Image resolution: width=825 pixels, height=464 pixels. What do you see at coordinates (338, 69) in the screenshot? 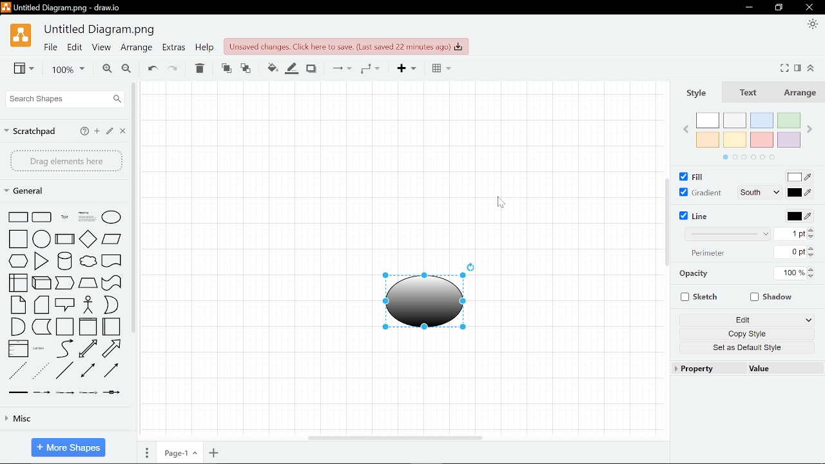
I see `Connections` at bounding box center [338, 69].